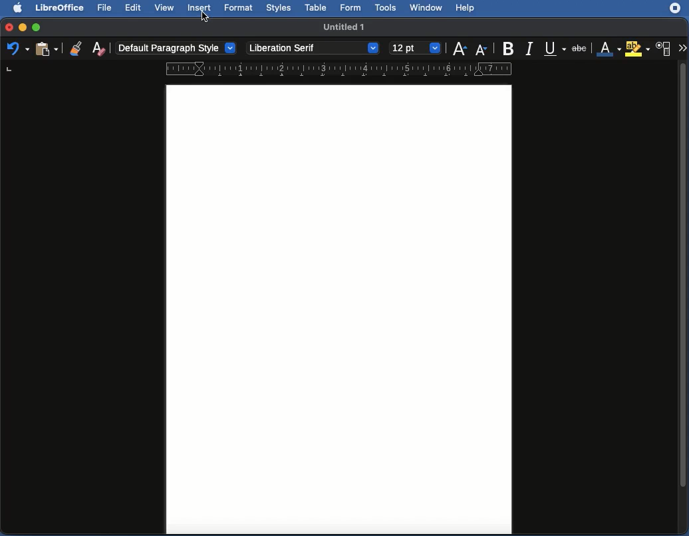  I want to click on Maximize, so click(36, 26).